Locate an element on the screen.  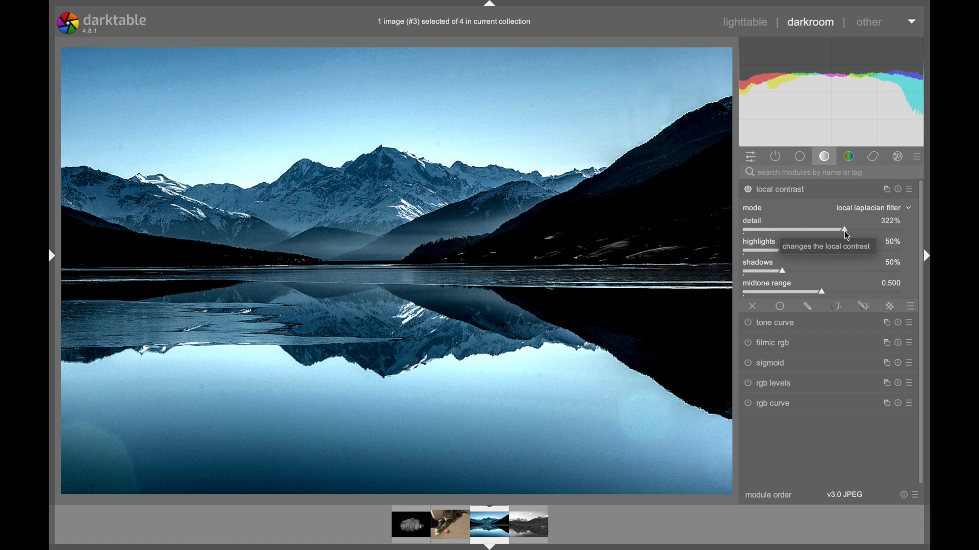
quick access panel is located at coordinates (752, 157).